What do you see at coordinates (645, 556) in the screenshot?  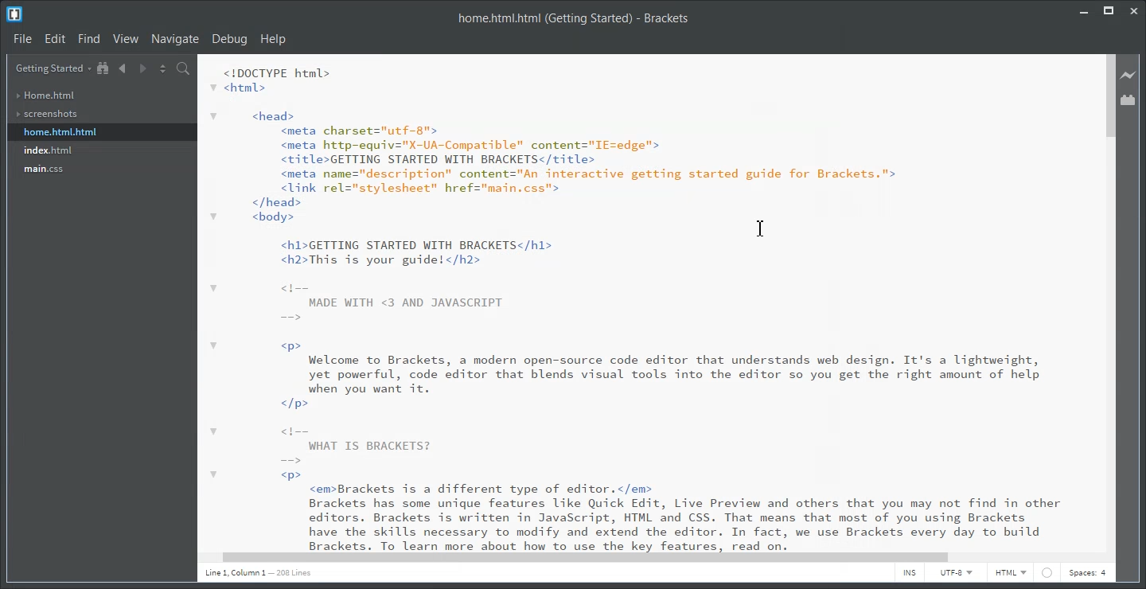 I see `Horizontal Scroll bar ` at bounding box center [645, 556].